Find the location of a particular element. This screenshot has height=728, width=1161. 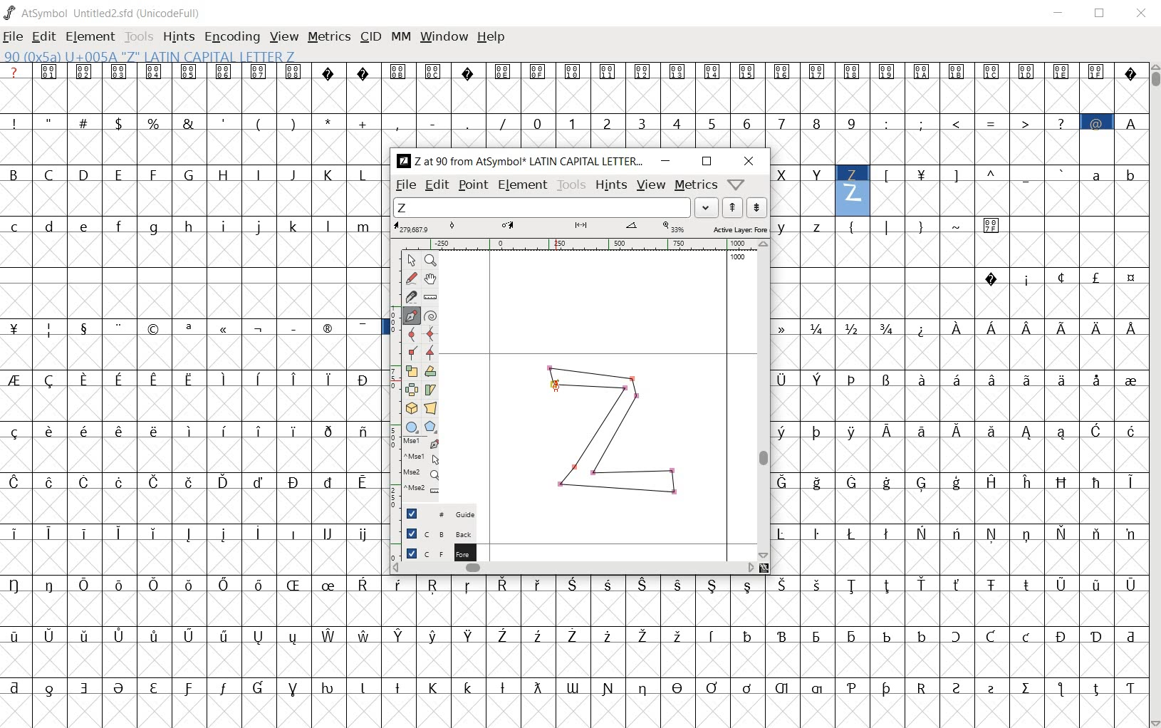

metrics is located at coordinates (696, 186).